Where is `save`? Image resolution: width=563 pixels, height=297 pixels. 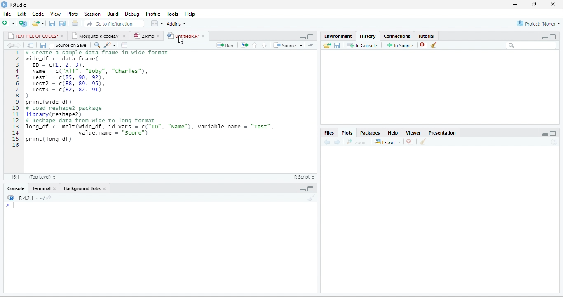
save is located at coordinates (53, 23).